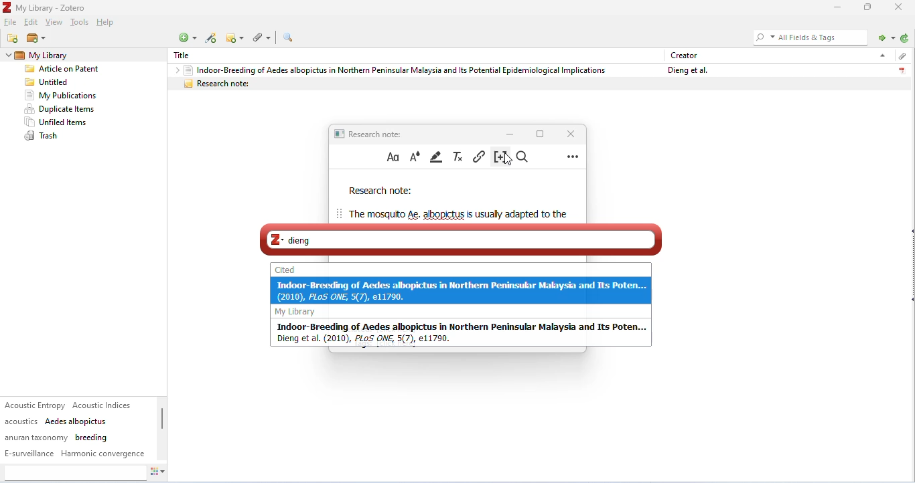 The image size is (915, 483). Describe the element at coordinates (162, 425) in the screenshot. I see `vertical scroll bar` at that location.